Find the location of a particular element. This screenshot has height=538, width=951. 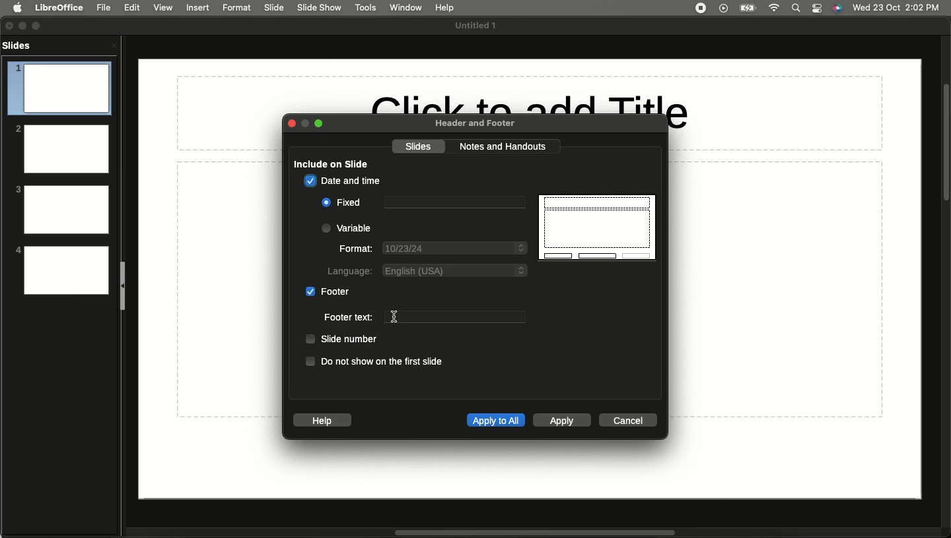

Close is located at coordinates (9, 26).